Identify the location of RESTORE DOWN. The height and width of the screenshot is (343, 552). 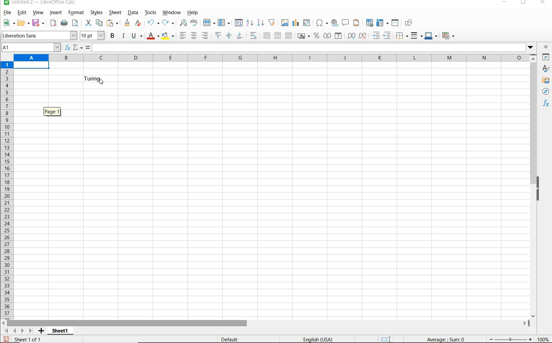
(523, 3).